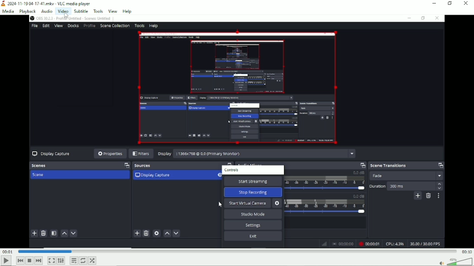 Image resolution: width=474 pixels, height=266 pixels. I want to click on audio, so click(47, 11).